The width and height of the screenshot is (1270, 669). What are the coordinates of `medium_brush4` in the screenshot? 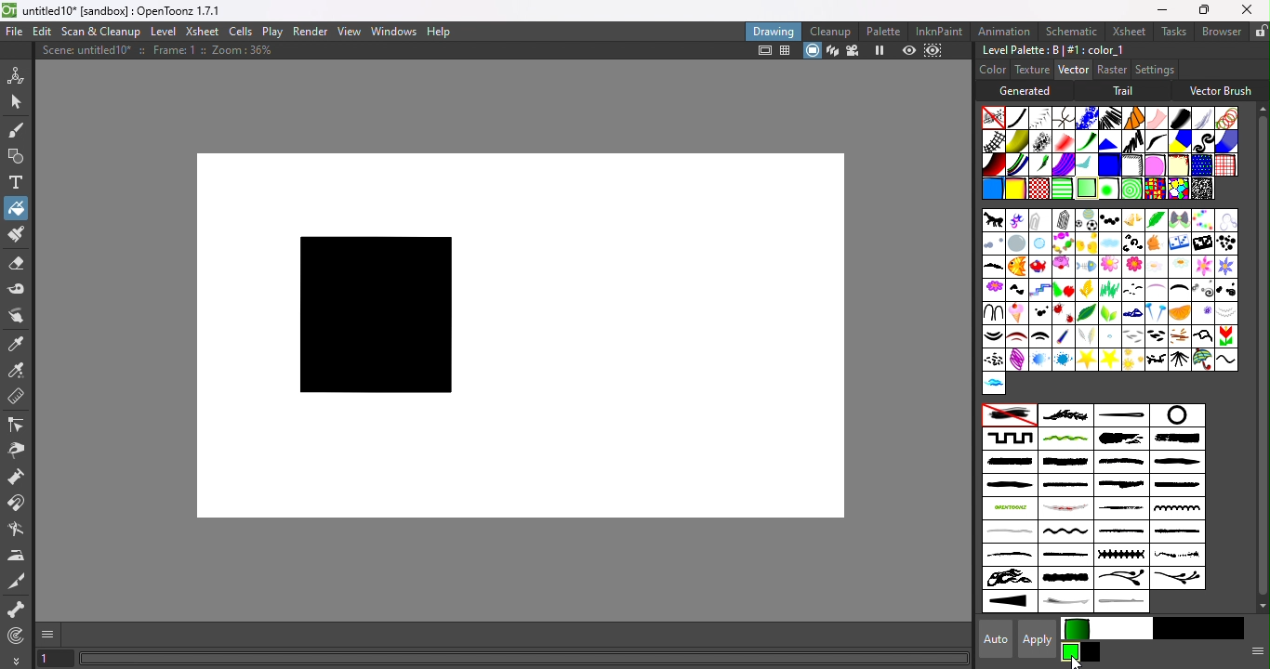 It's located at (1065, 486).